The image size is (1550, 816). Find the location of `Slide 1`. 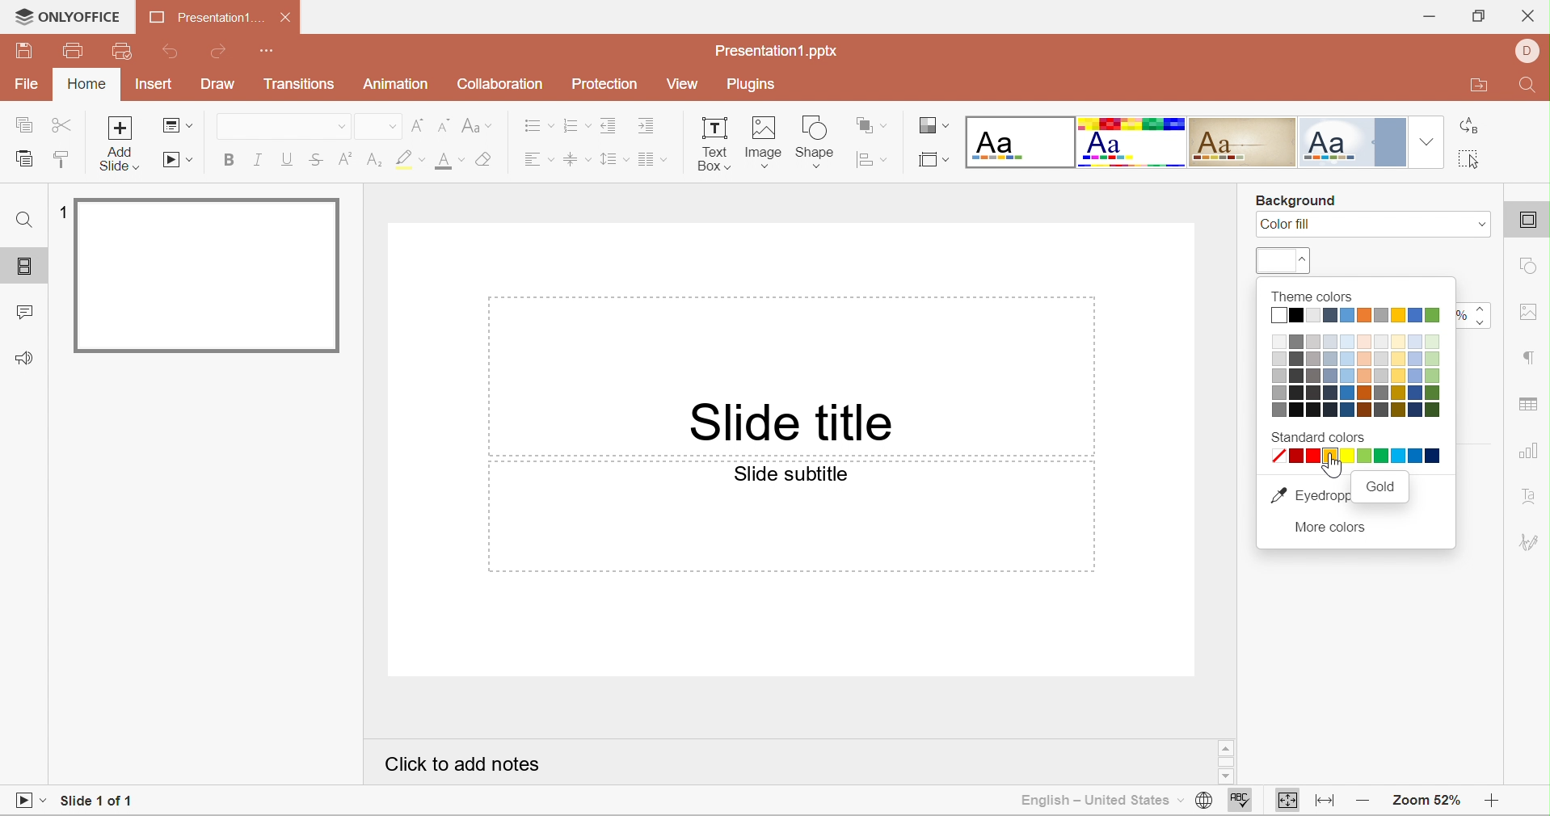

Slide 1 is located at coordinates (212, 276).